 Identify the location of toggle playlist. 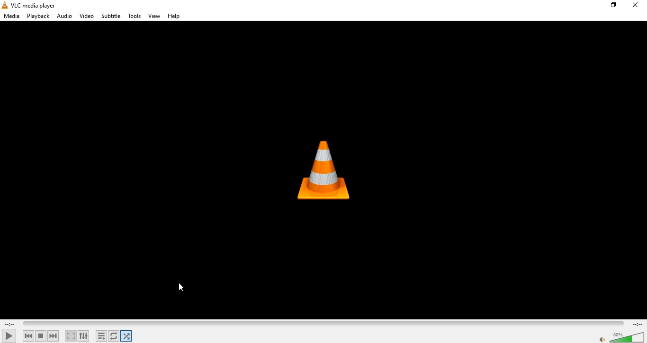
(102, 335).